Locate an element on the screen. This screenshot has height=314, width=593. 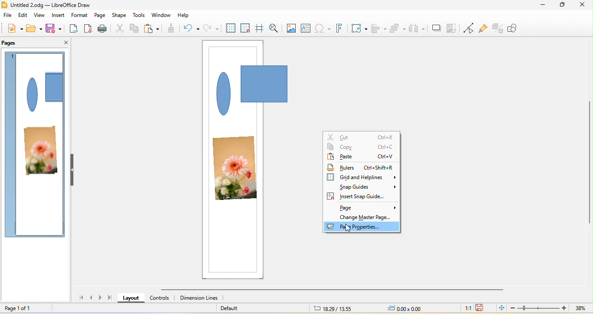
show draw function is located at coordinates (517, 29).